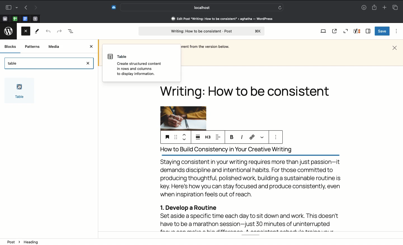  What do you see at coordinates (38, 31) in the screenshot?
I see `Tools` at bounding box center [38, 31].